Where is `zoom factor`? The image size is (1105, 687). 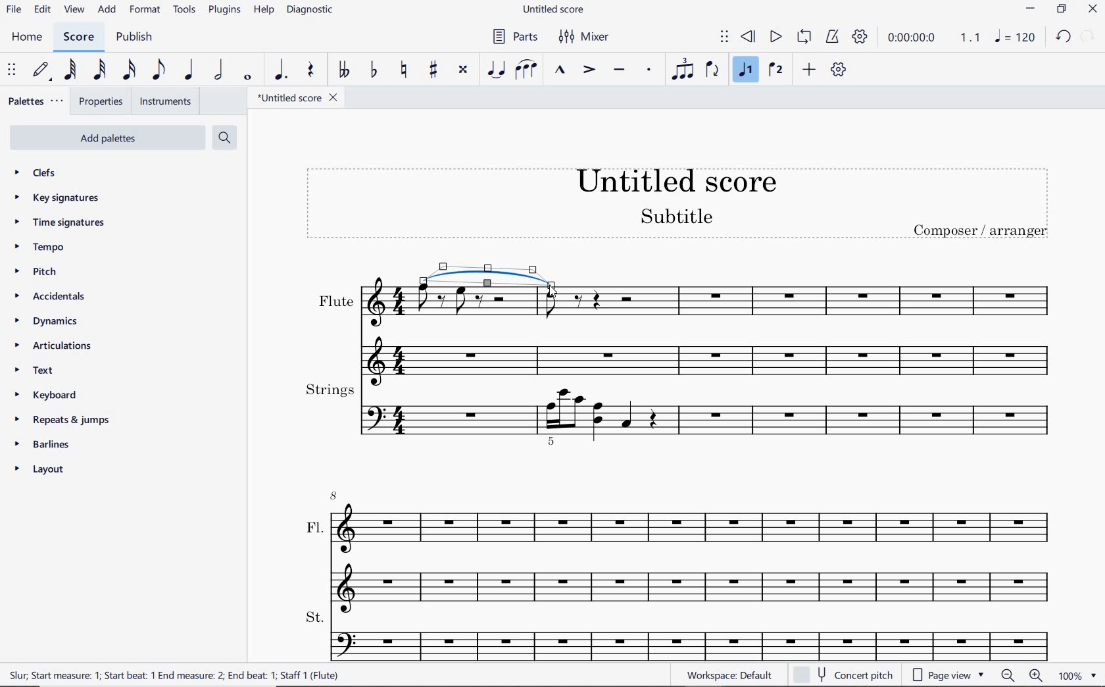 zoom factor is located at coordinates (1075, 675).